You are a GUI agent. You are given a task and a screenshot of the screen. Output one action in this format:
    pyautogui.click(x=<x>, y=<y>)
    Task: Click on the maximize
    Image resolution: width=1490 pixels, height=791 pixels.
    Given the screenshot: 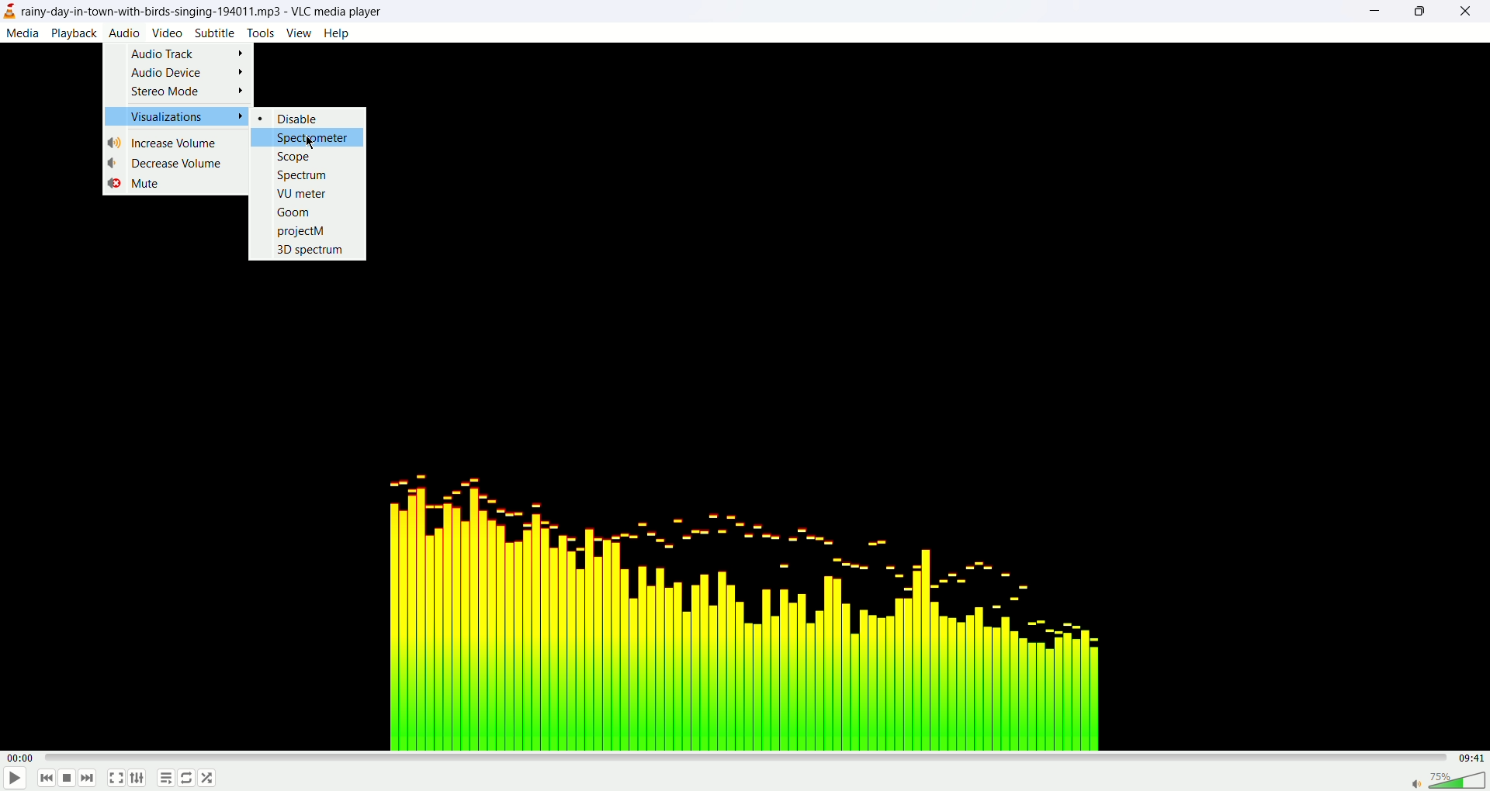 What is the action you would take?
    pyautogui.click(x=1422, y=13)
    